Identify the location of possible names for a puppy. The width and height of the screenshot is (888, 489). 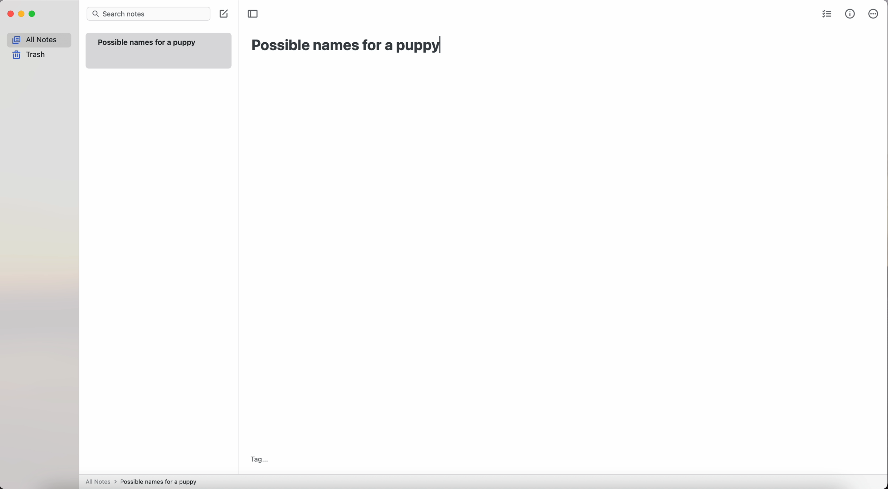
(346, 46).